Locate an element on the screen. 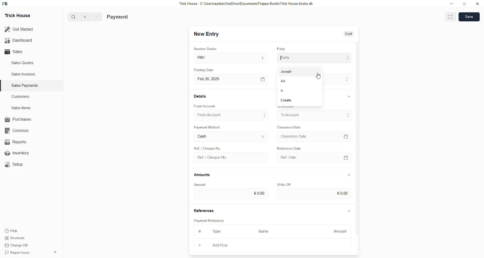  Trick House - C:\Users\aadee\OneDrive\Documents\Frappe Books\Trick House books db is located at coordinates (247, 4).